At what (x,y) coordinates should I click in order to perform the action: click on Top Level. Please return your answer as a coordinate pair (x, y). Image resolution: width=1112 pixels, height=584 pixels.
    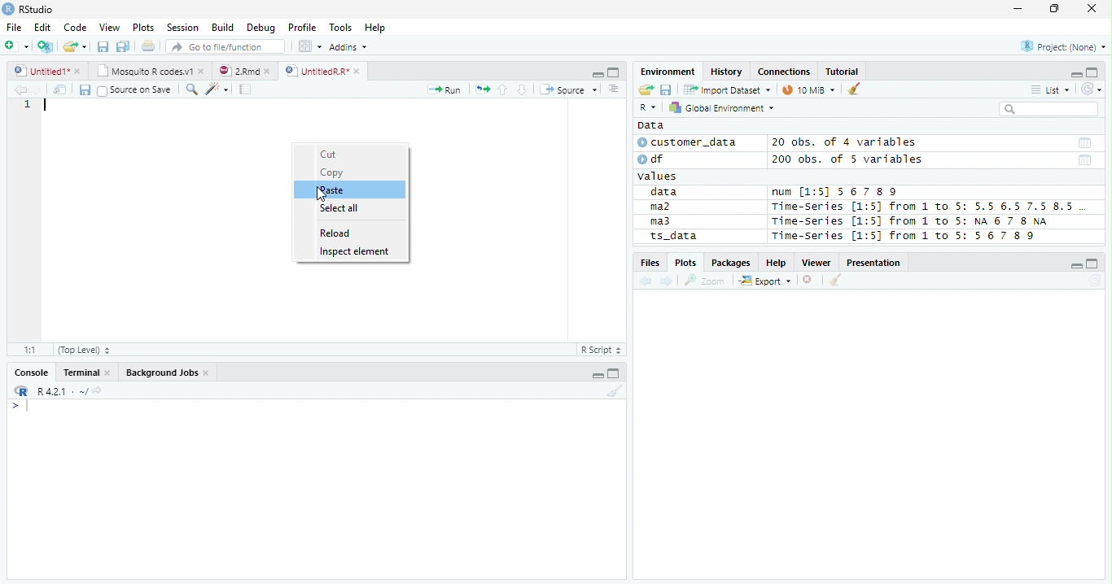
    Looking at the image, I should click on (82, 351).